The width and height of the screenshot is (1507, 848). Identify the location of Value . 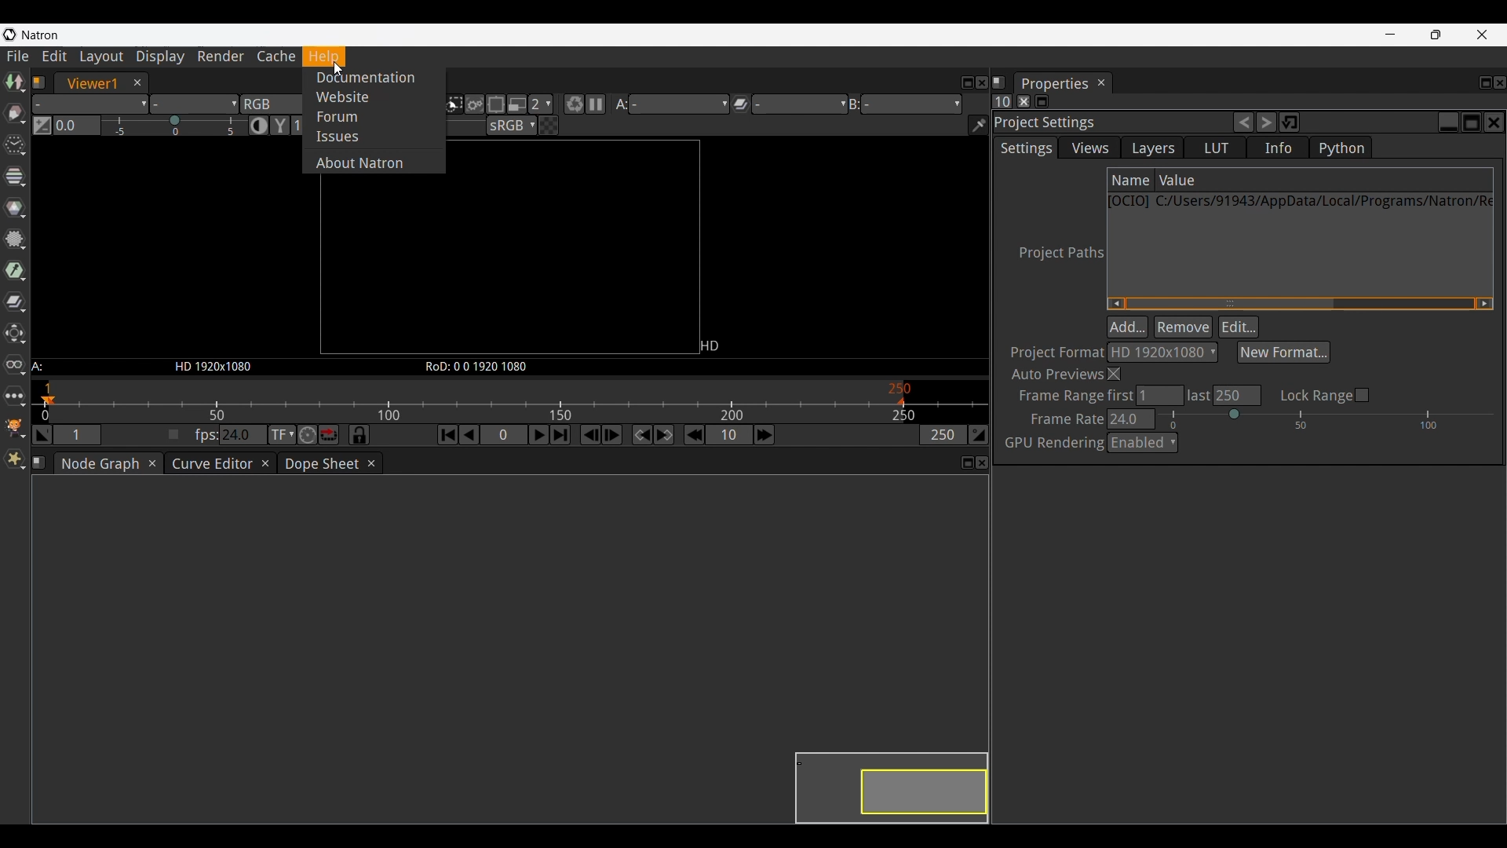
(1324, 180).